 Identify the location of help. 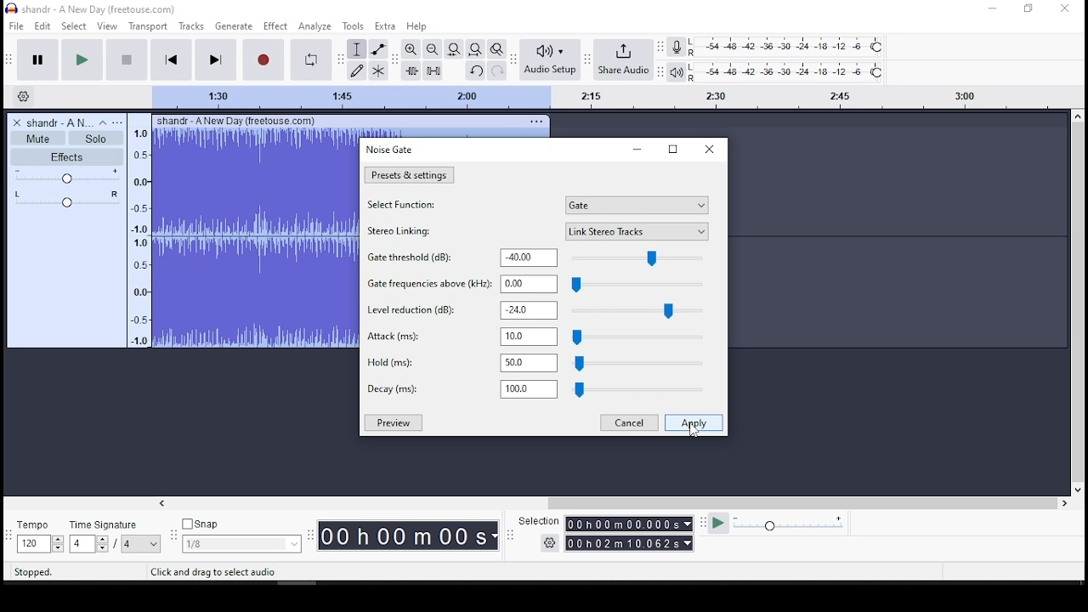
(416, 25).